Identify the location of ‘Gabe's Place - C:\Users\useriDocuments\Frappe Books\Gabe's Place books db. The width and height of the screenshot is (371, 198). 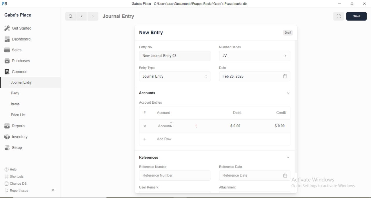
(189, 4).